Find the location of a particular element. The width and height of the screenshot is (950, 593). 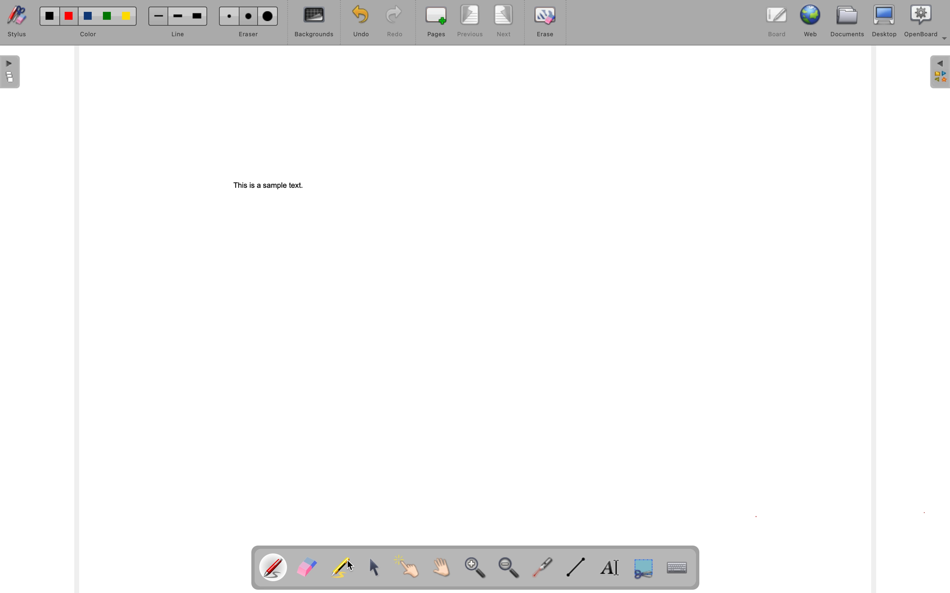

Highlight is located at coordinates (344, 566).